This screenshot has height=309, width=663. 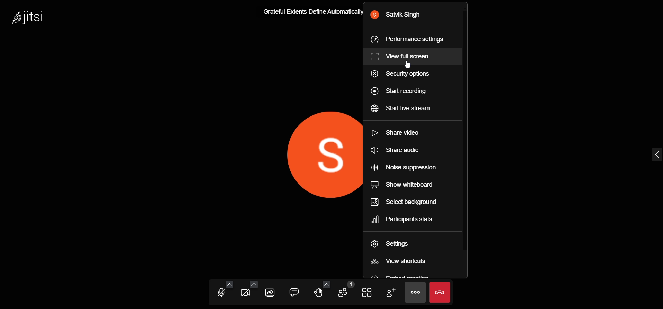 I want to click on share audio, so click(x=397, y=149).